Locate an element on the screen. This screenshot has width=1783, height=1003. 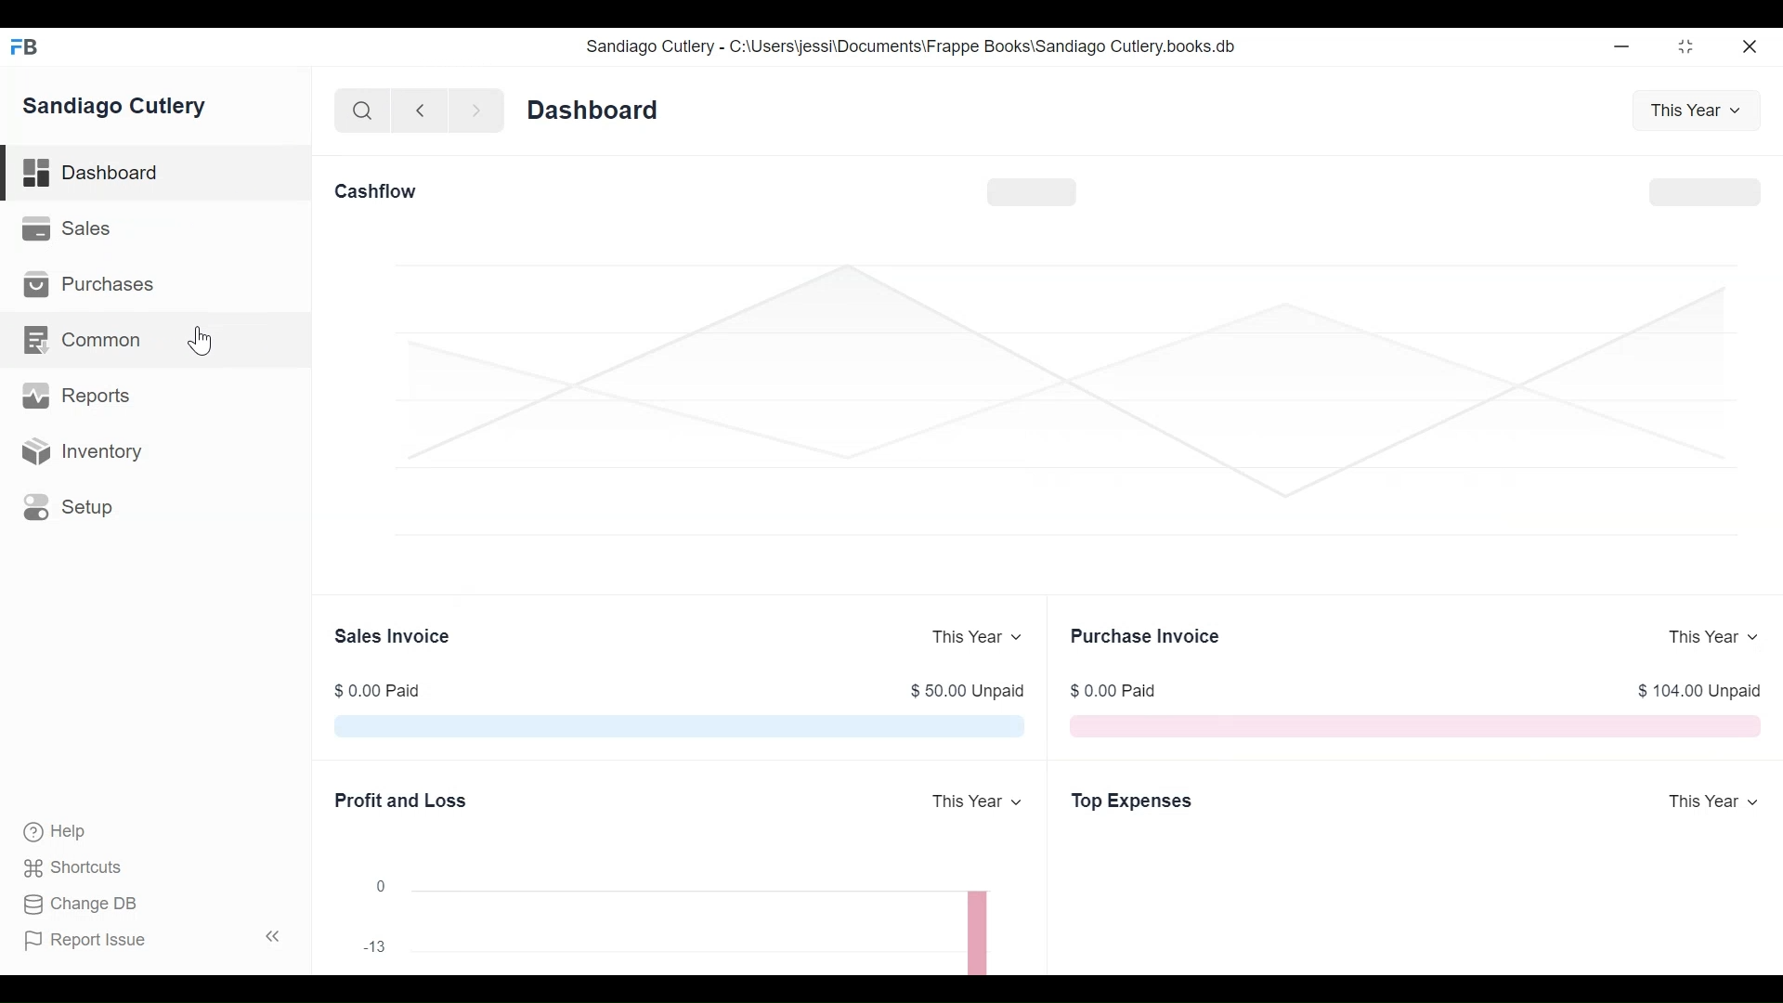
Reports is located at coordinates (75, 396).